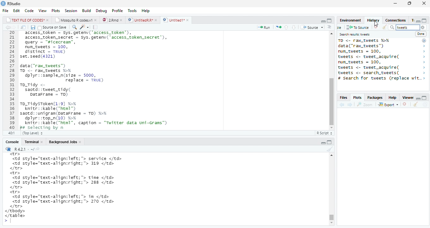 This screenshot has height=228, width=430. I want to click on Plots, so click(56, 10).